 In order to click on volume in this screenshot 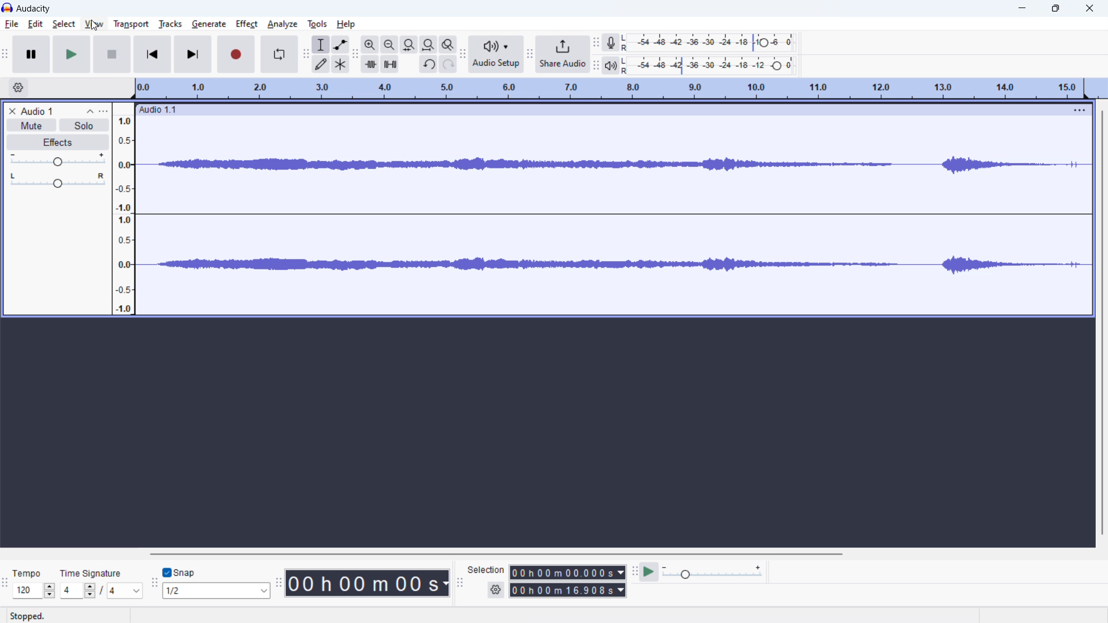, I will do `click(58, 160)`.